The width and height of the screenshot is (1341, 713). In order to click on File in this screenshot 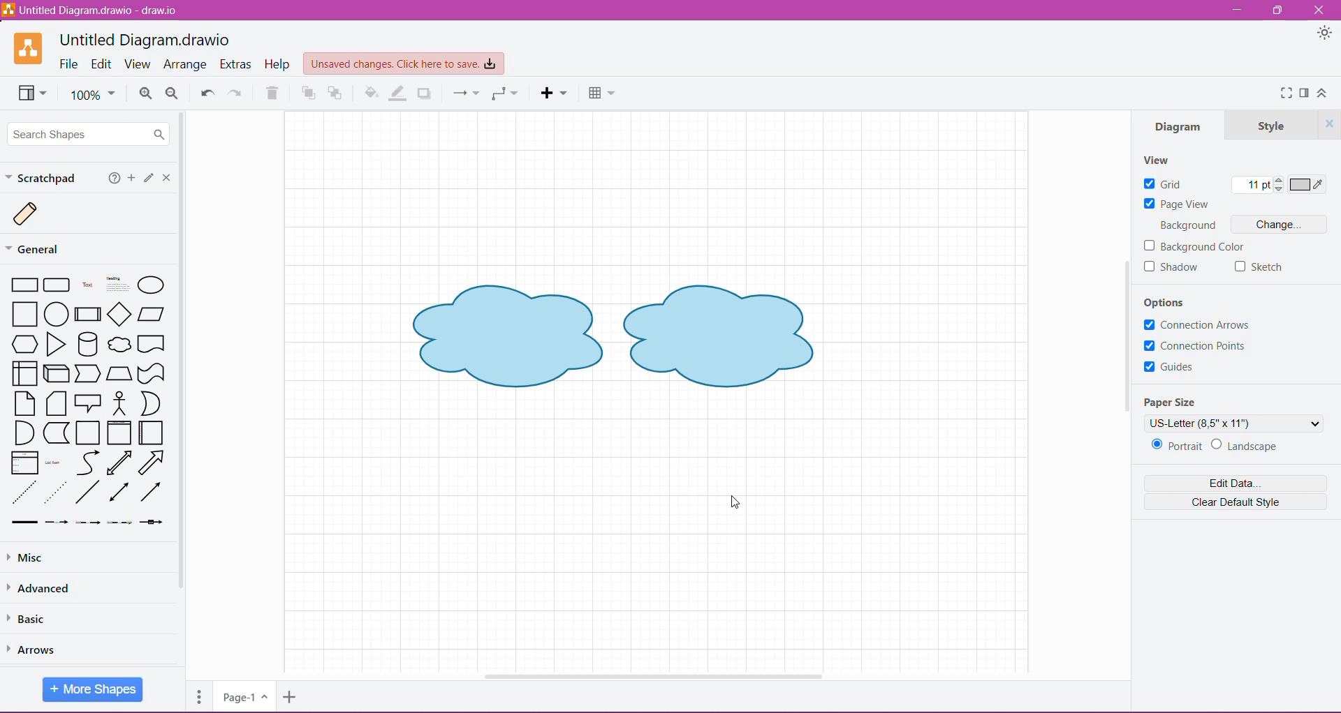, I will do `click(68, 63)`.